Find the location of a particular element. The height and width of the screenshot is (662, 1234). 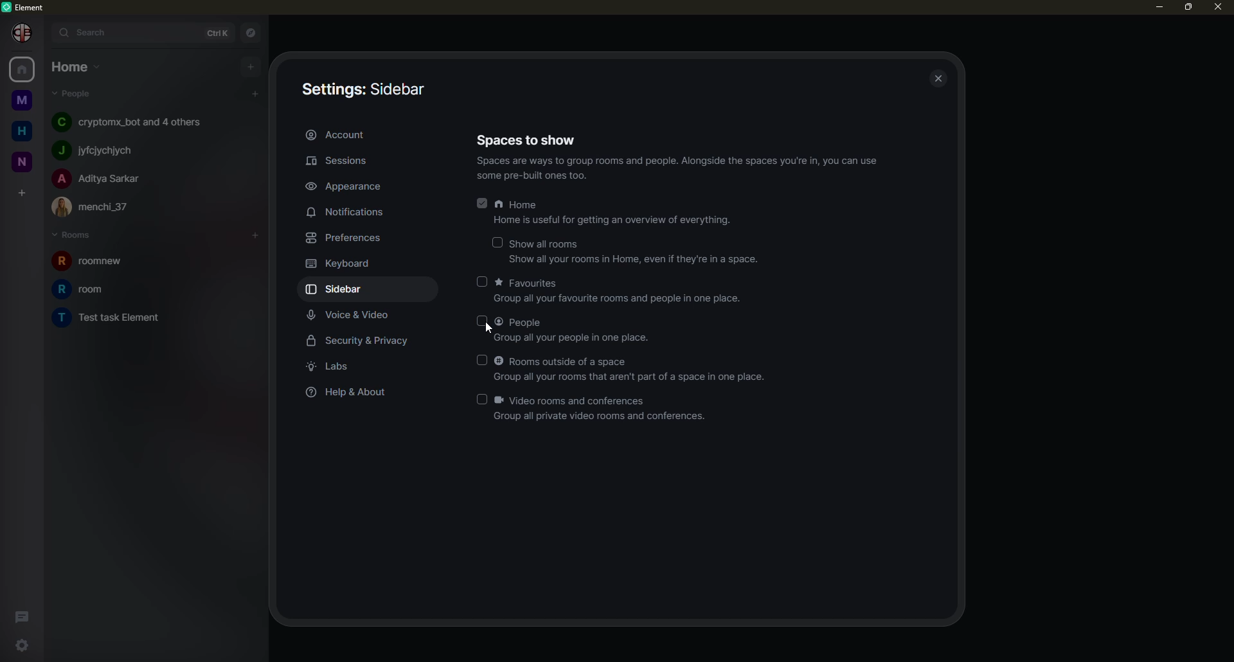

add is located at coordinates (255, 94).